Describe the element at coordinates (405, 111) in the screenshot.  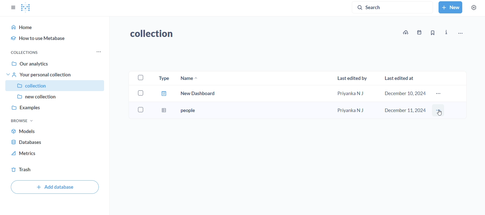
I see `december 11,2024` at that location.